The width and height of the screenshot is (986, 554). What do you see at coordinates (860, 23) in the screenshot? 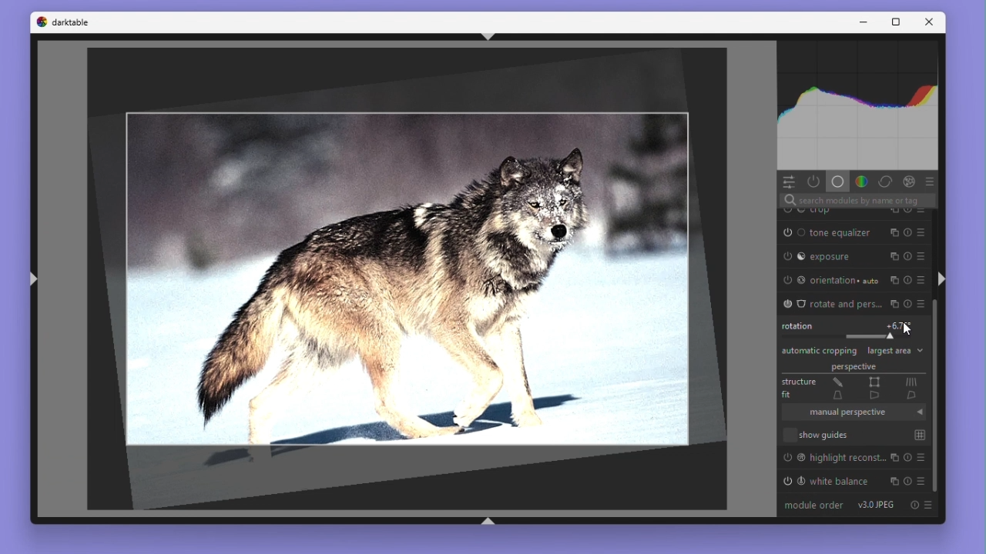
I see `Minimise` at bounding box center [860, 23].